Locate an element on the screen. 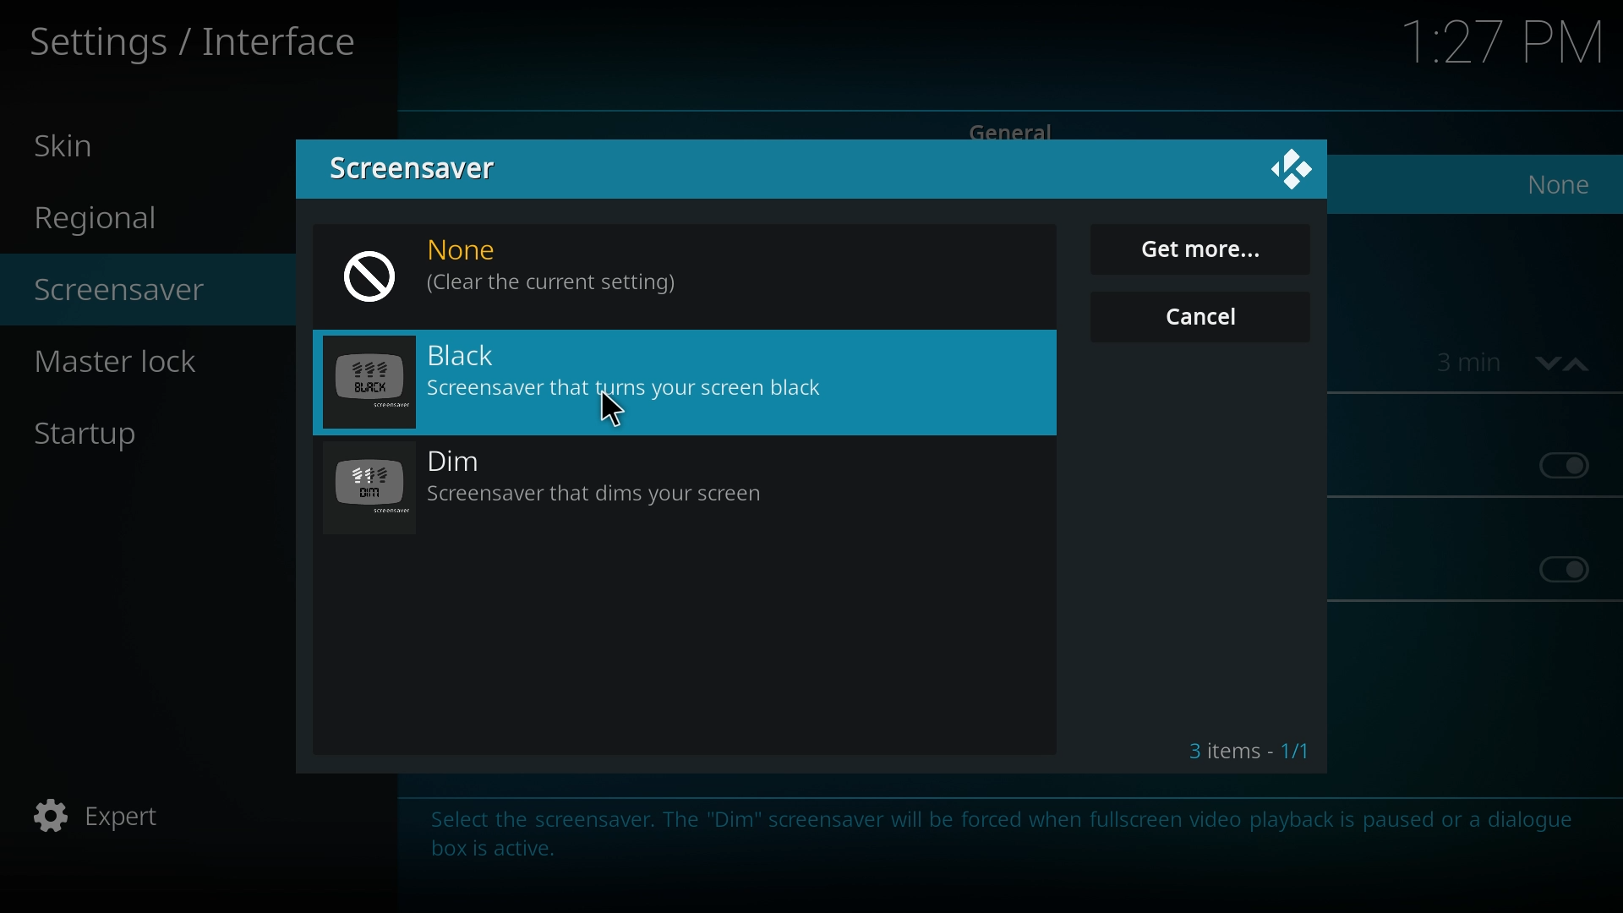  off is located at coordinates (1566, 567).